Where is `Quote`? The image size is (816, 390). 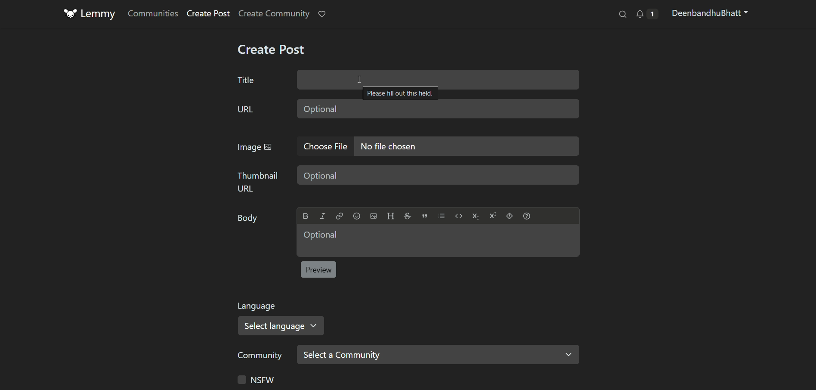 Quote is located at coordinates (424, 216).